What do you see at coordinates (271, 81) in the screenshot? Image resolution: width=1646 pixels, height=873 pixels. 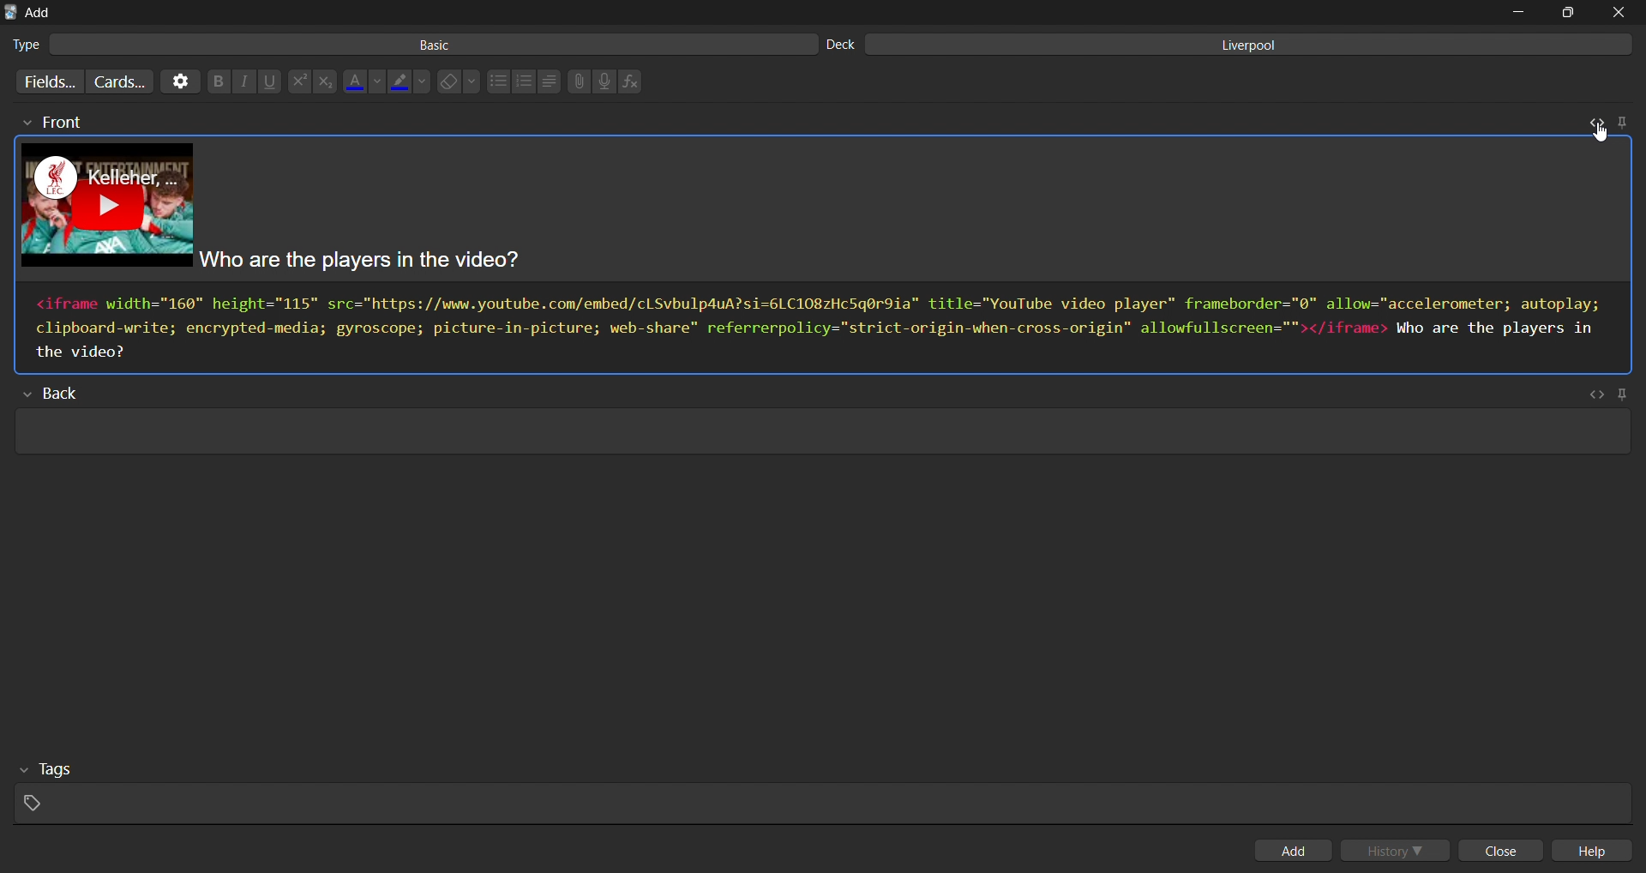 I see `underline` at bounding box center [271, 81].